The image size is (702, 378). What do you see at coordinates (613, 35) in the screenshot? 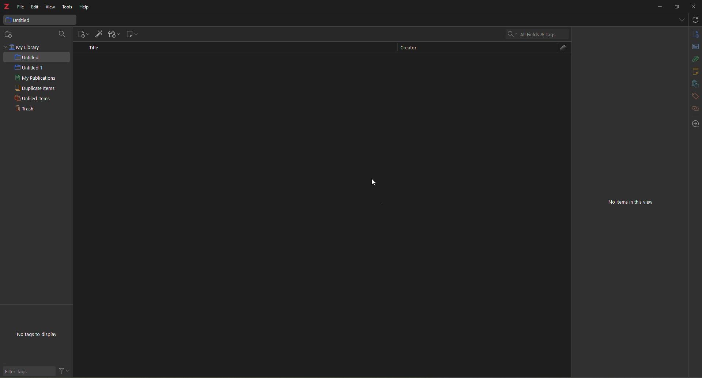
I see `text color` at bounding box center [613, 35].